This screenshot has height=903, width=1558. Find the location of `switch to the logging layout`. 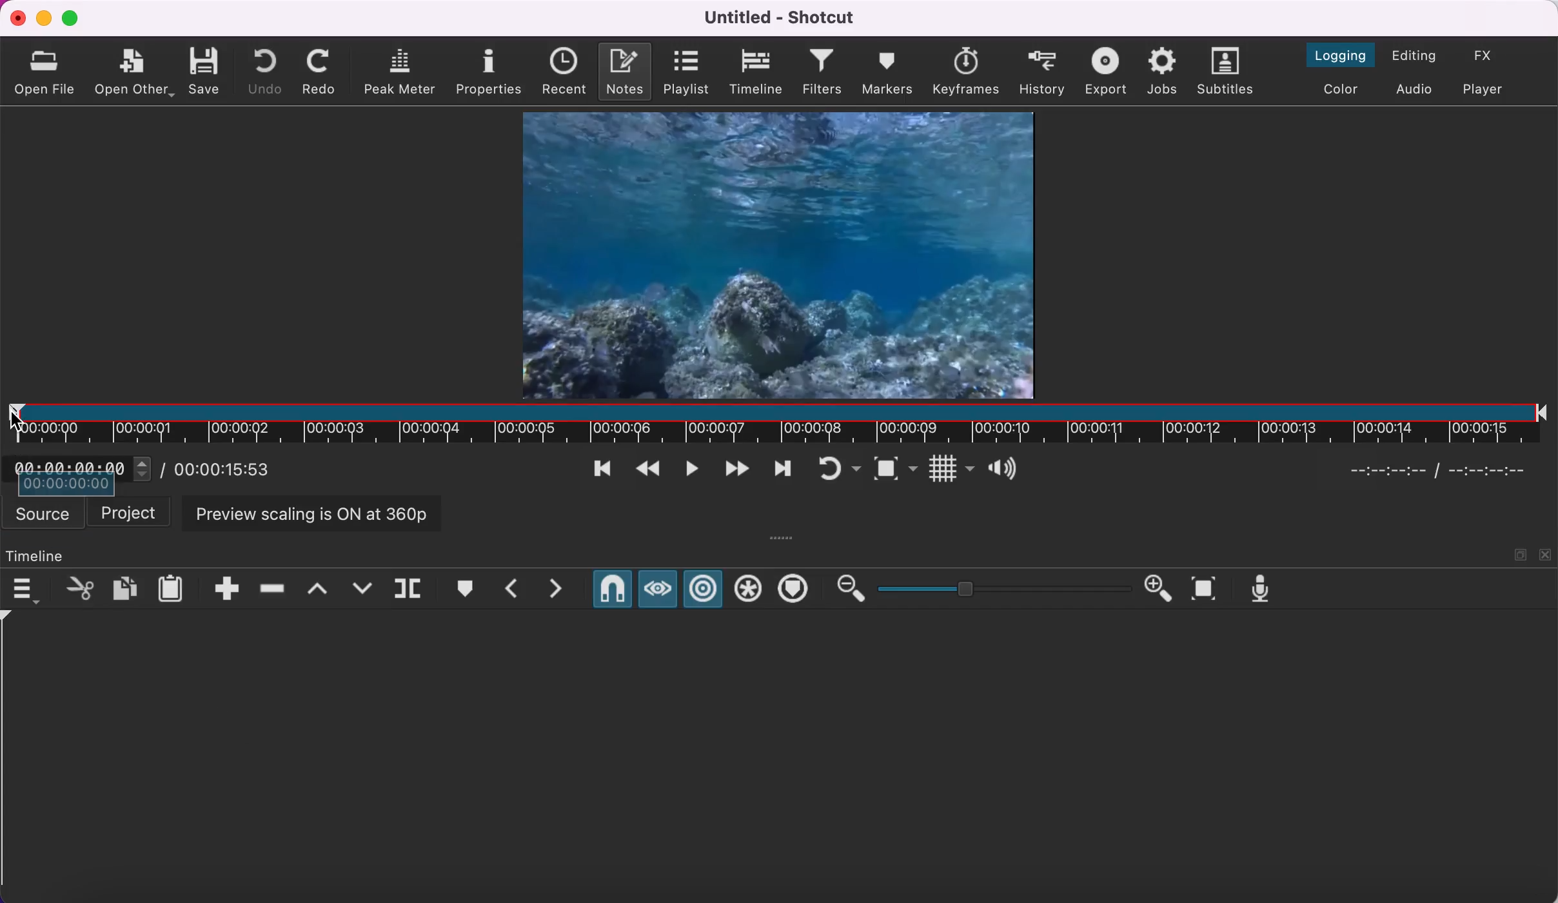

switch to the logging layout is located at coordinates (1344, 55).